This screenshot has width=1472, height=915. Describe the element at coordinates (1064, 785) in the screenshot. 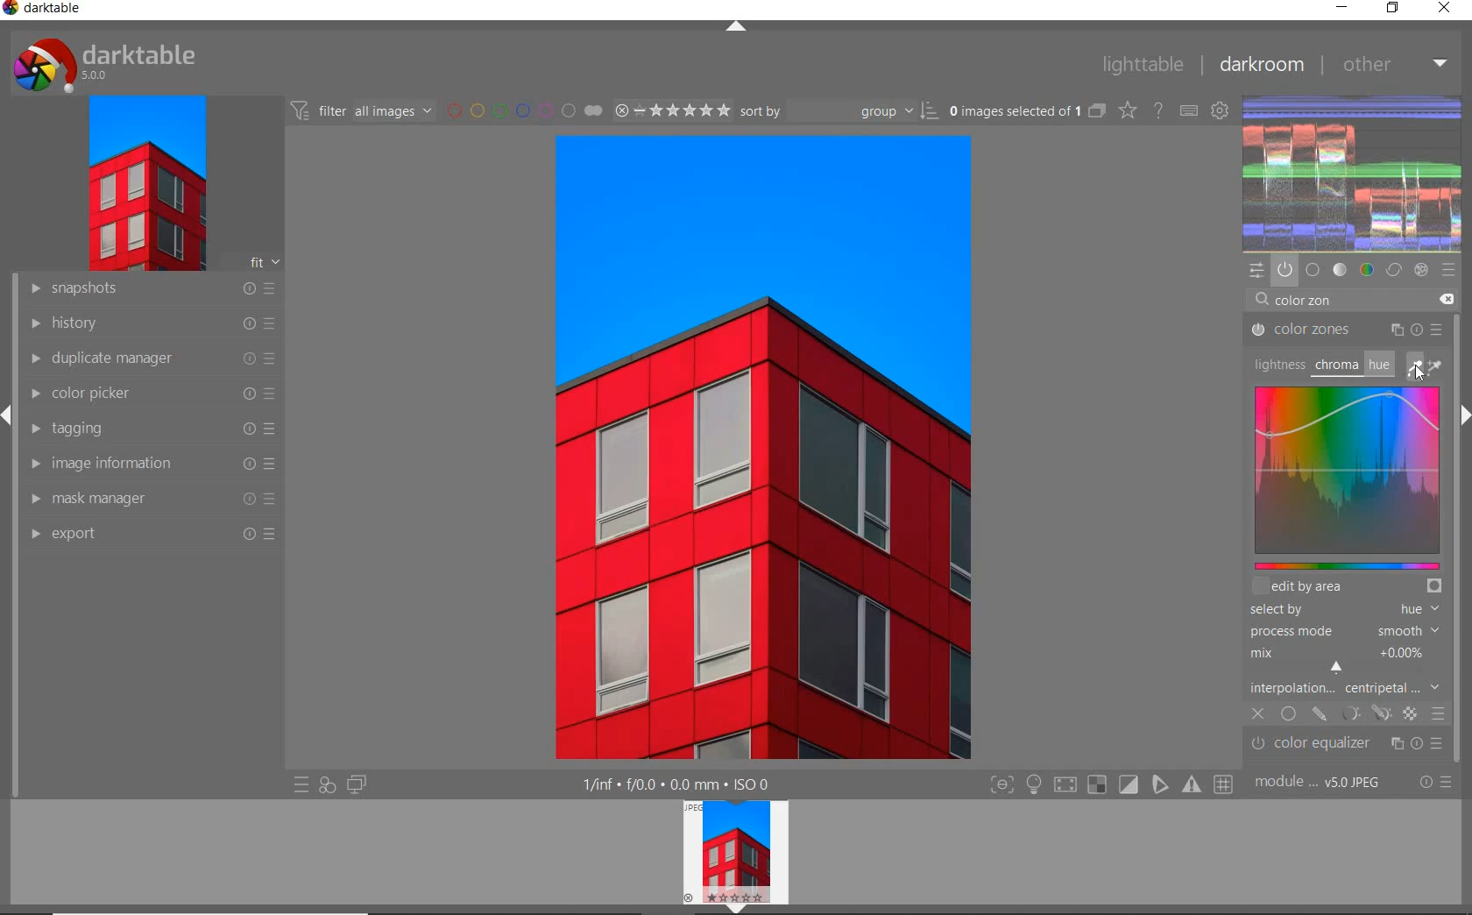

I see `shadow` at that location.